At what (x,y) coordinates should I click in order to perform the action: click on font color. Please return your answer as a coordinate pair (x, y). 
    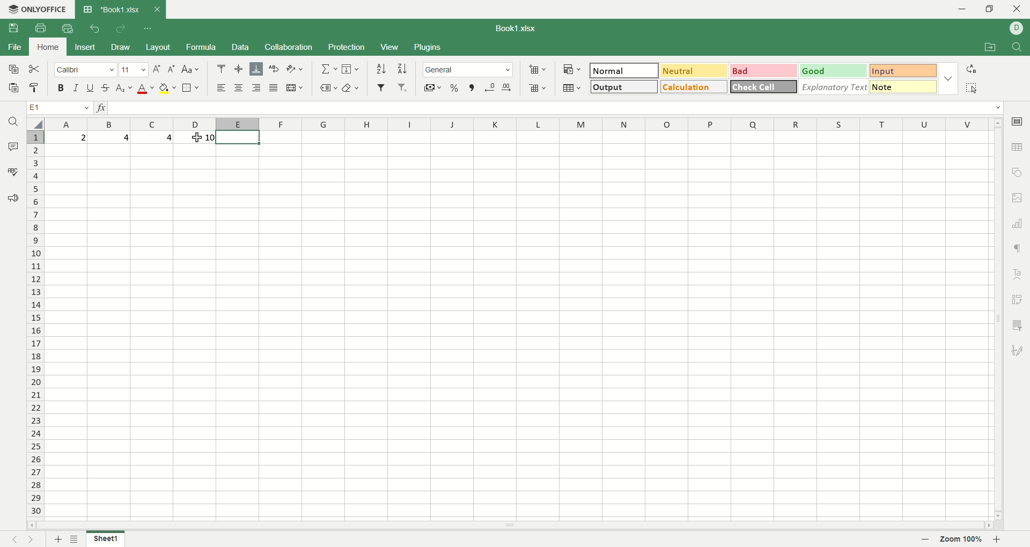
    Looking at the image, I should click on (144, 90).